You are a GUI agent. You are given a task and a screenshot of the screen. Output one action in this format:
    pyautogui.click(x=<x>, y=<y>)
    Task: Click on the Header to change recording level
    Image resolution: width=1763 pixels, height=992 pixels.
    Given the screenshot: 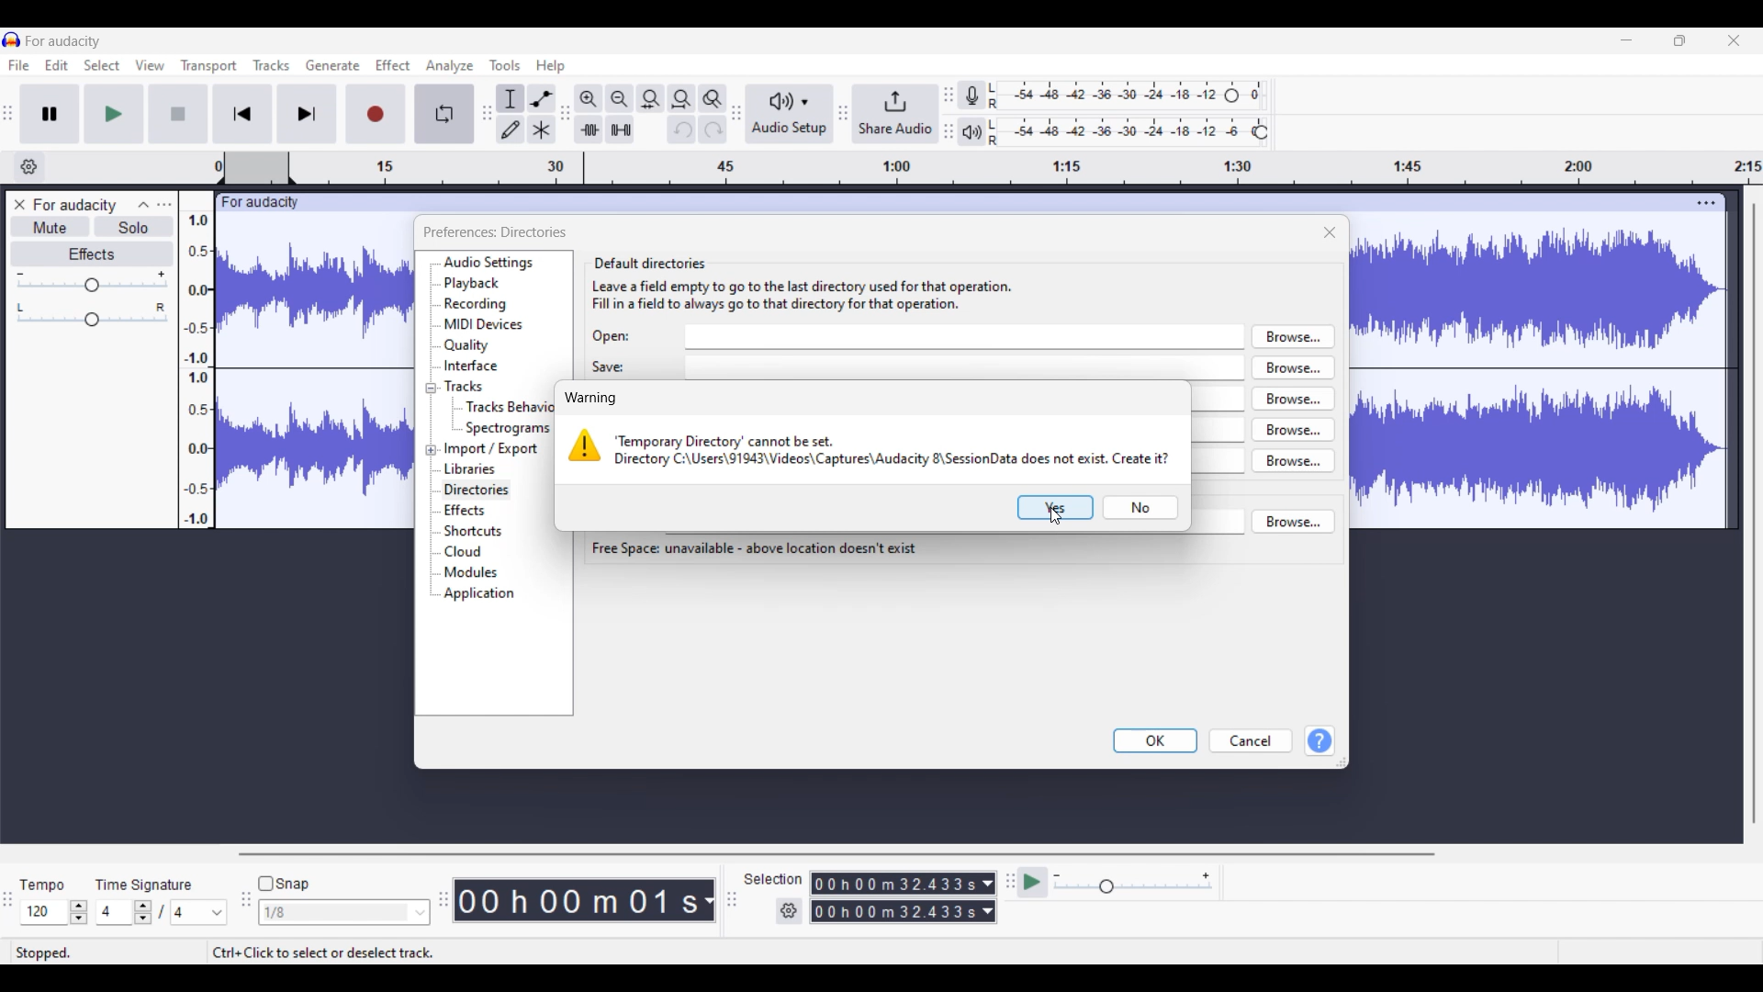 What is the action you would take?
    pyautogui.click(x=1231, y=96)
    